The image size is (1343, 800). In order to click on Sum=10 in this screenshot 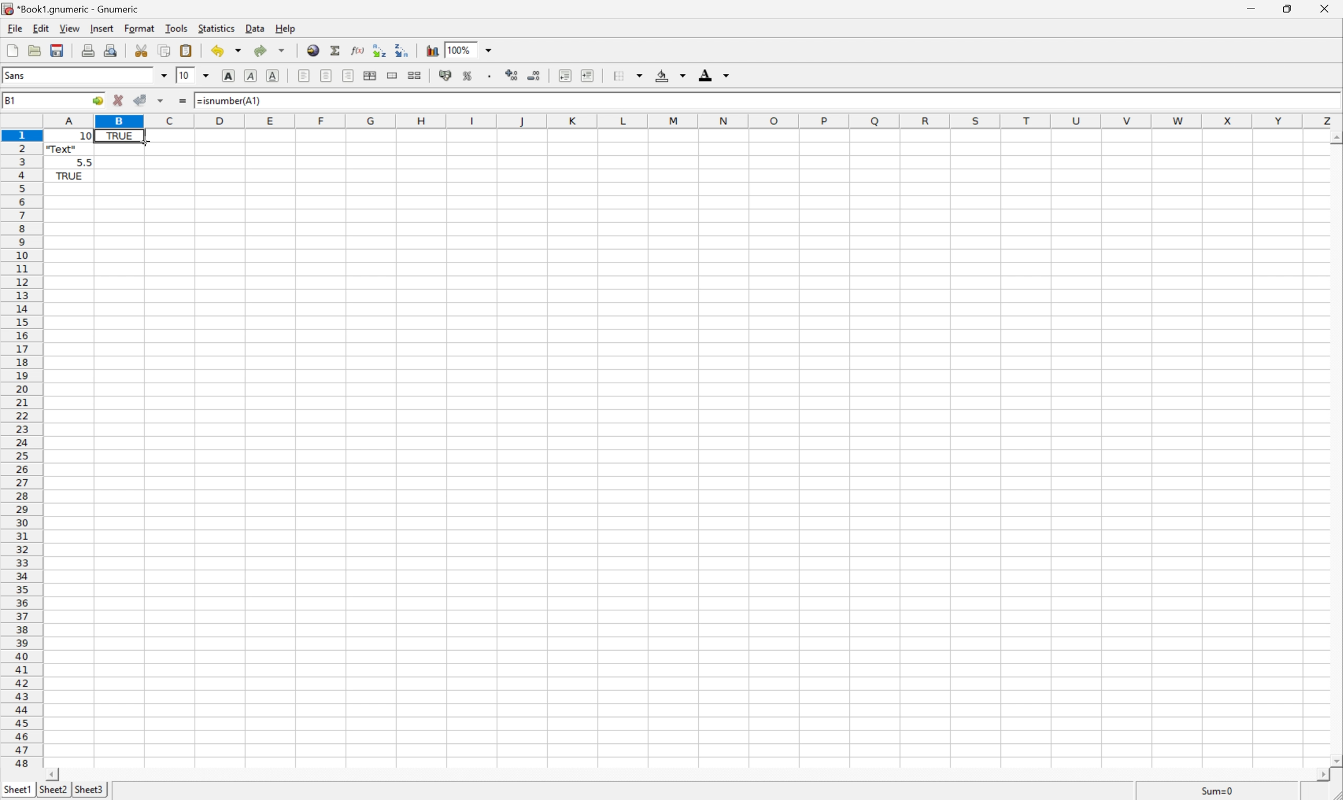, I will do `click(1218, 790)`.